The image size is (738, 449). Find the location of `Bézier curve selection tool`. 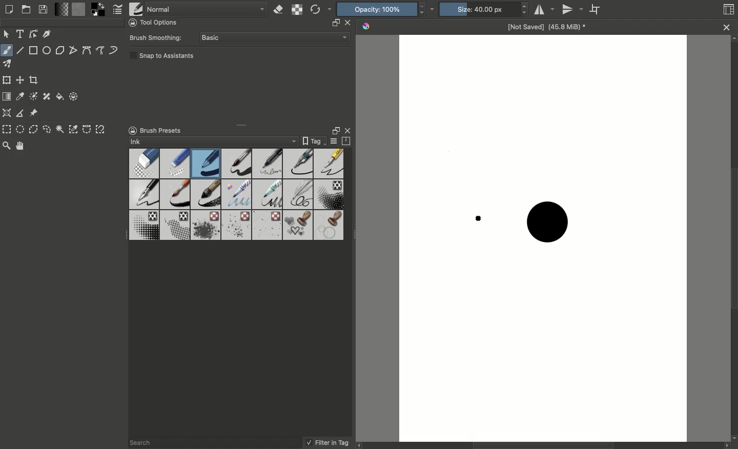

Bézier curve selection tool is located at coordinates (87, 131).